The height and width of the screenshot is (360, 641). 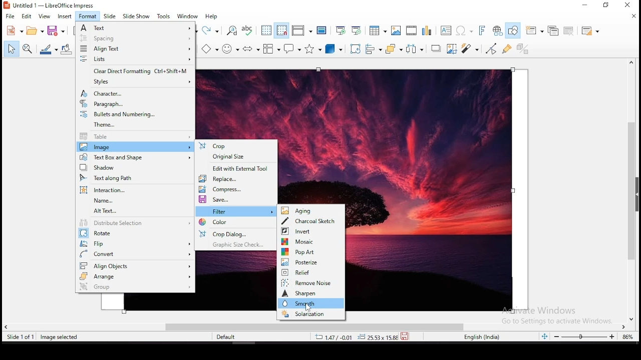 I want to click on crop, so click(x=236, y=146).